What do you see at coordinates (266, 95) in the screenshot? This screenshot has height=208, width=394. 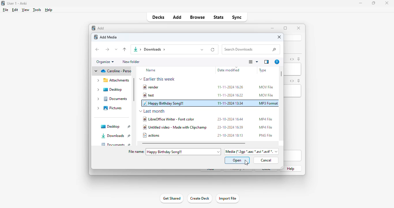 I see `MOV file` at bounding box center [266, 95].